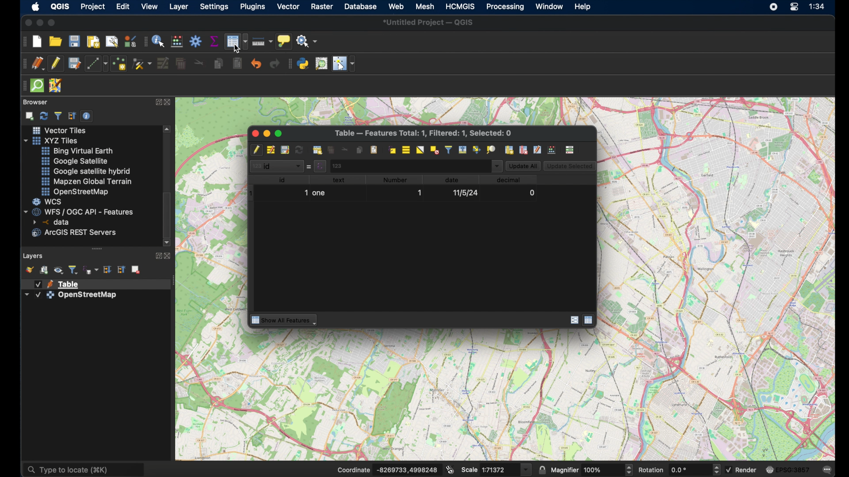 The height and width of the screenshot is (477, 849). What do you see at coordinates (499, 469) in the screenshot?
I see `scale value` at bounding box center [499, 469].